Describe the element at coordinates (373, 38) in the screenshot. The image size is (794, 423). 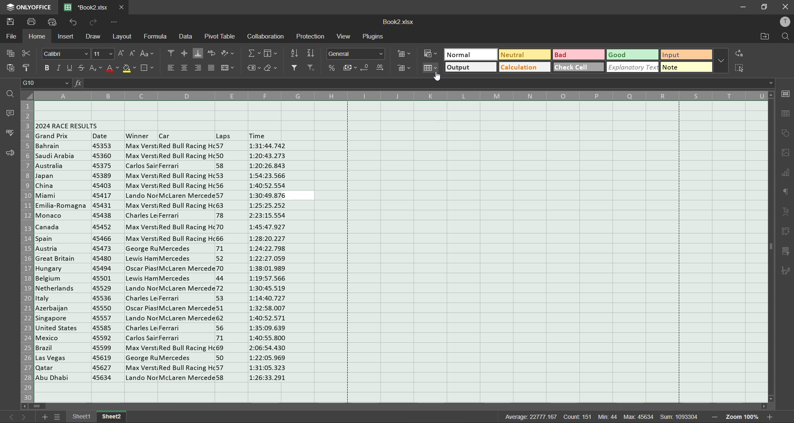
I see `plugins` at that location.